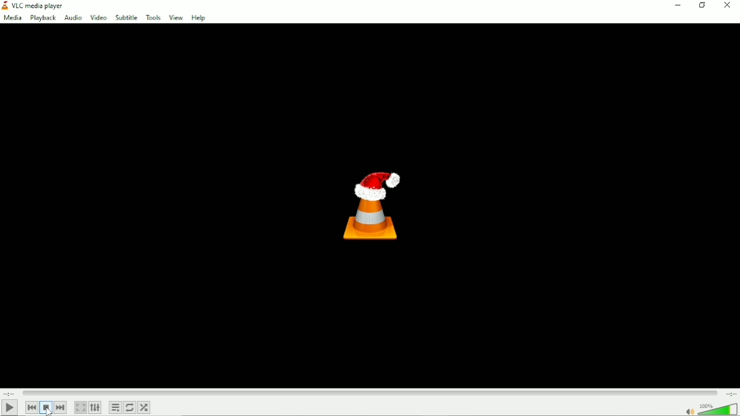 The width and height of the screenshot is (740, 416). Describe the element at coordinates (5, 5) in the screenshot. I see `application logo` at that location.